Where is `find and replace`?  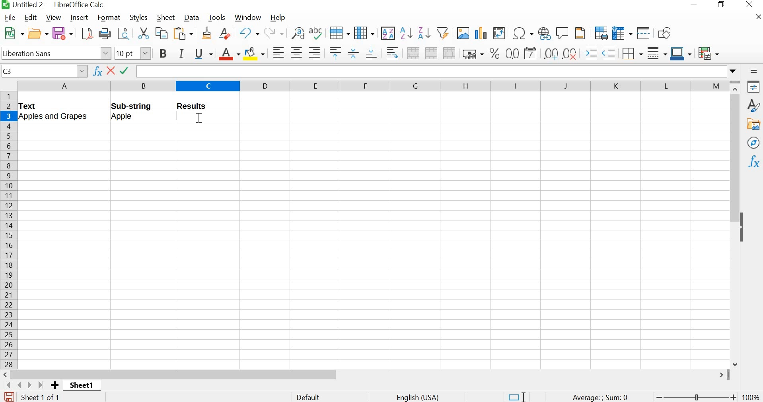 find and replace is located at coordinates (296, 32).